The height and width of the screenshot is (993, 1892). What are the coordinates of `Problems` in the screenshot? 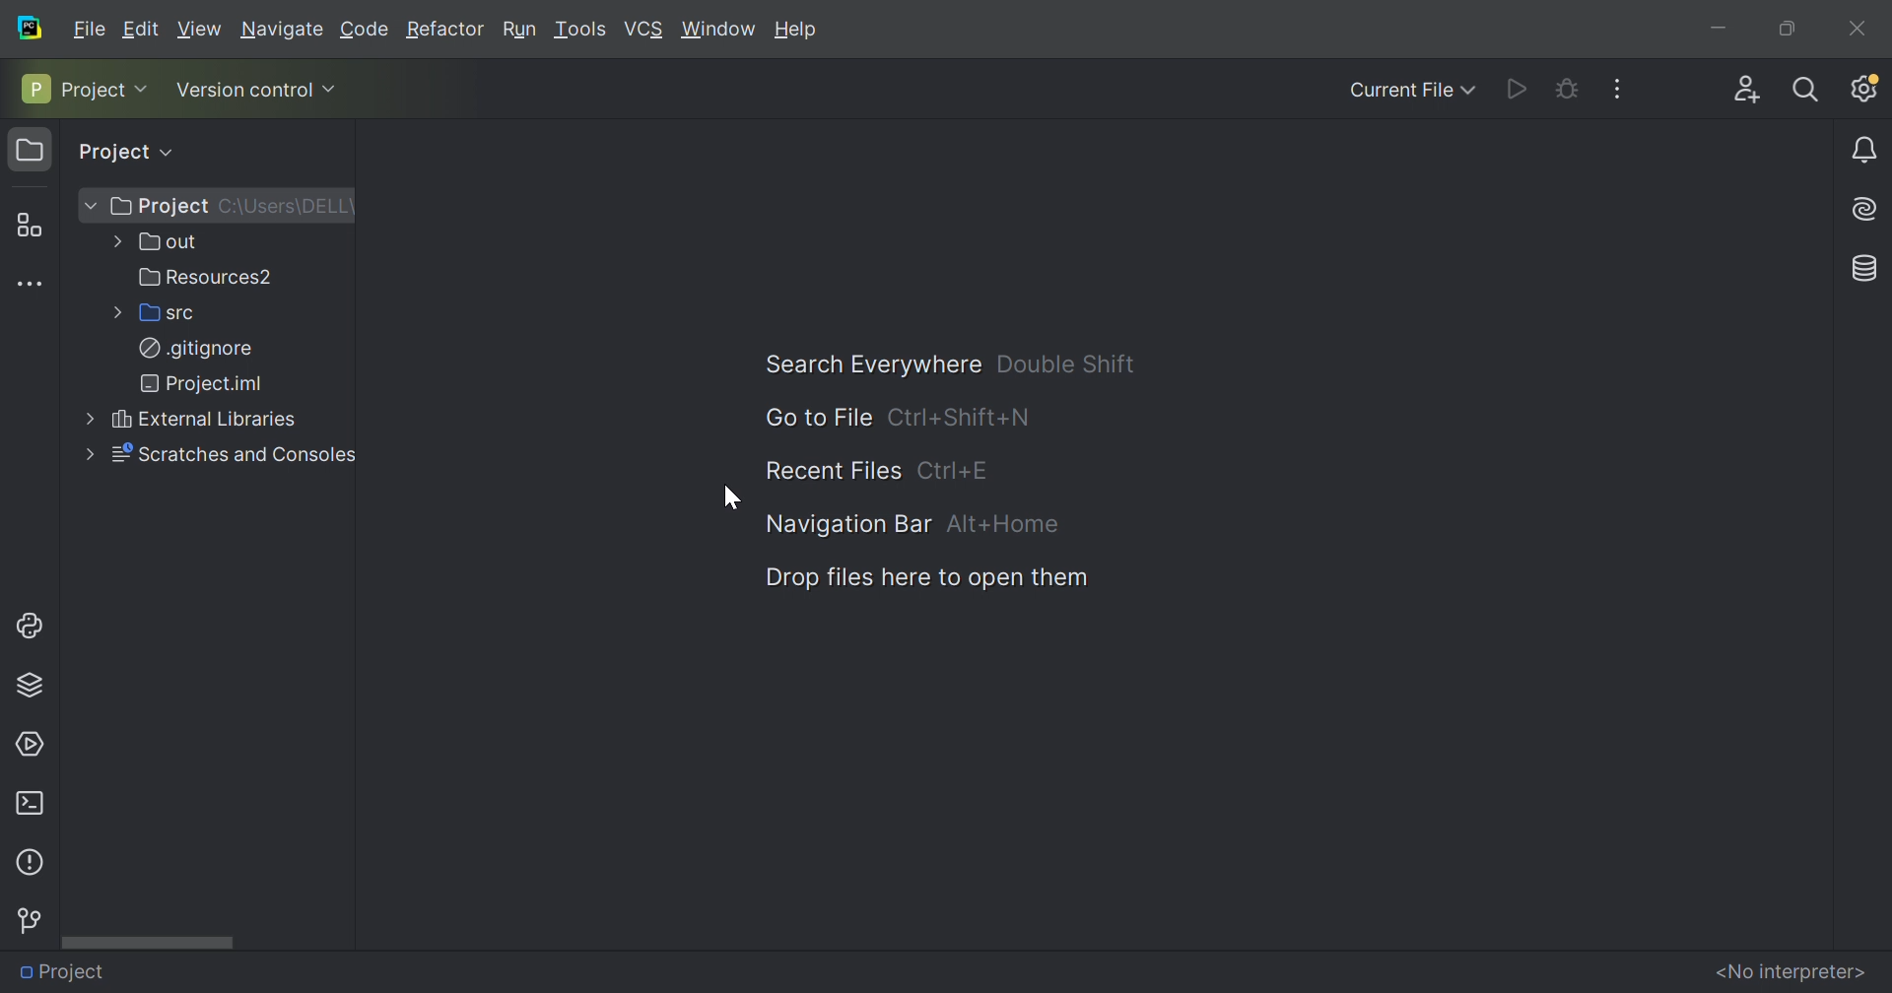 It's located at (28, 860).